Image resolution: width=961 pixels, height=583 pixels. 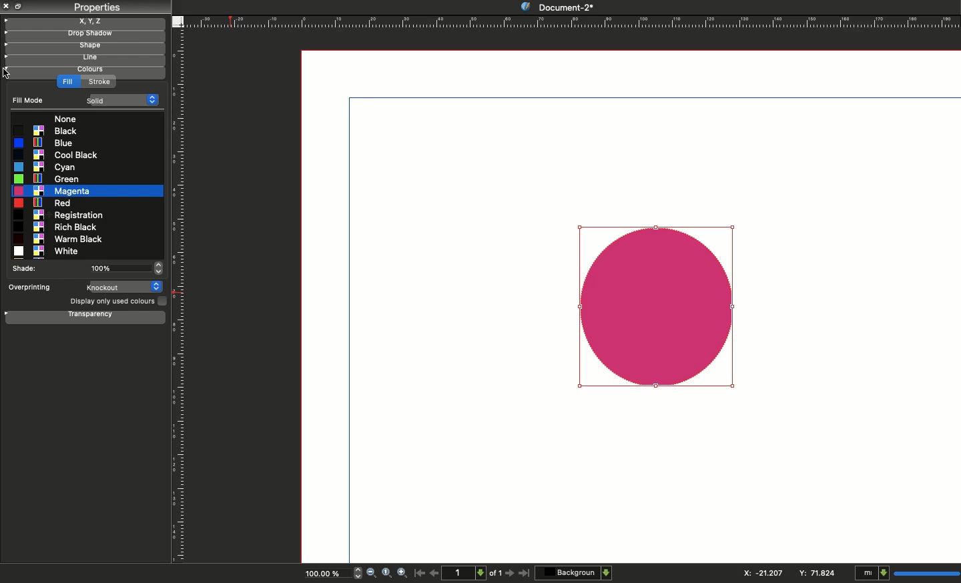 I want to click on White, so click(x=51, y=252).